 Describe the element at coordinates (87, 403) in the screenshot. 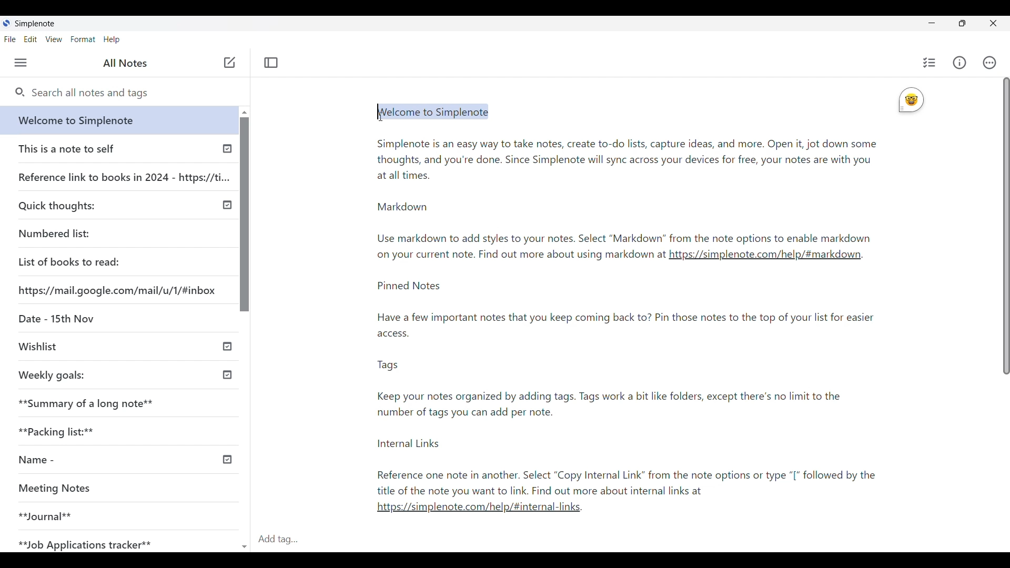

I see `Summary of a long note` at that location.